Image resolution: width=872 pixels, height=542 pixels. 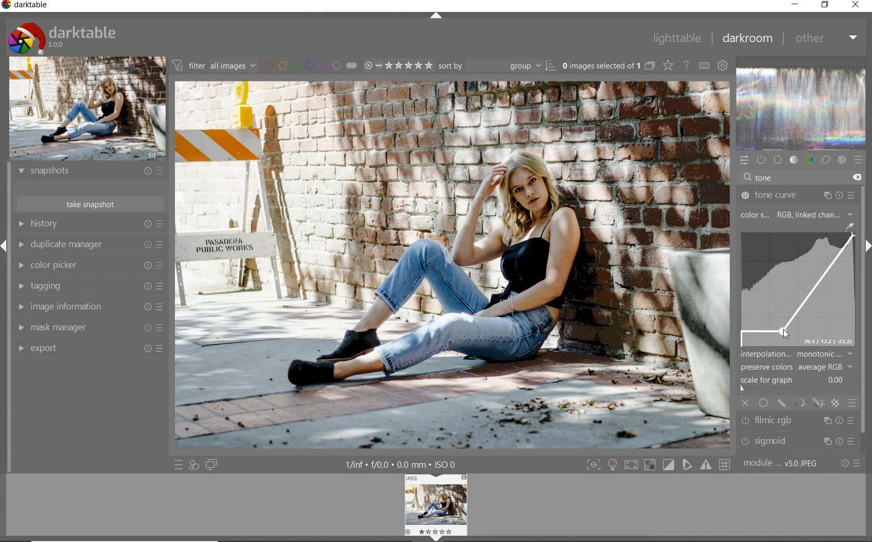 What do you see at coordinates (809, 160) in the screenshot?
I see `color` at bounding box center [809, 160].